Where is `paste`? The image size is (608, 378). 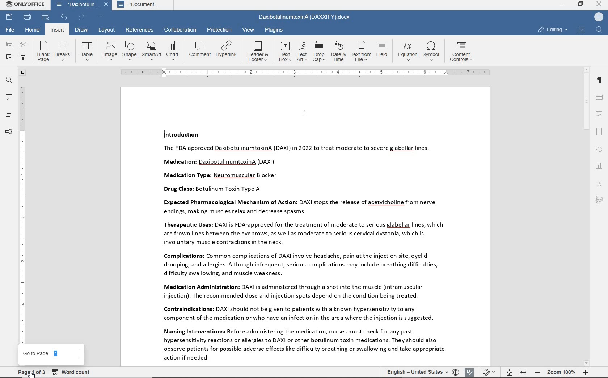
paste is located at coordinates (9, 57).